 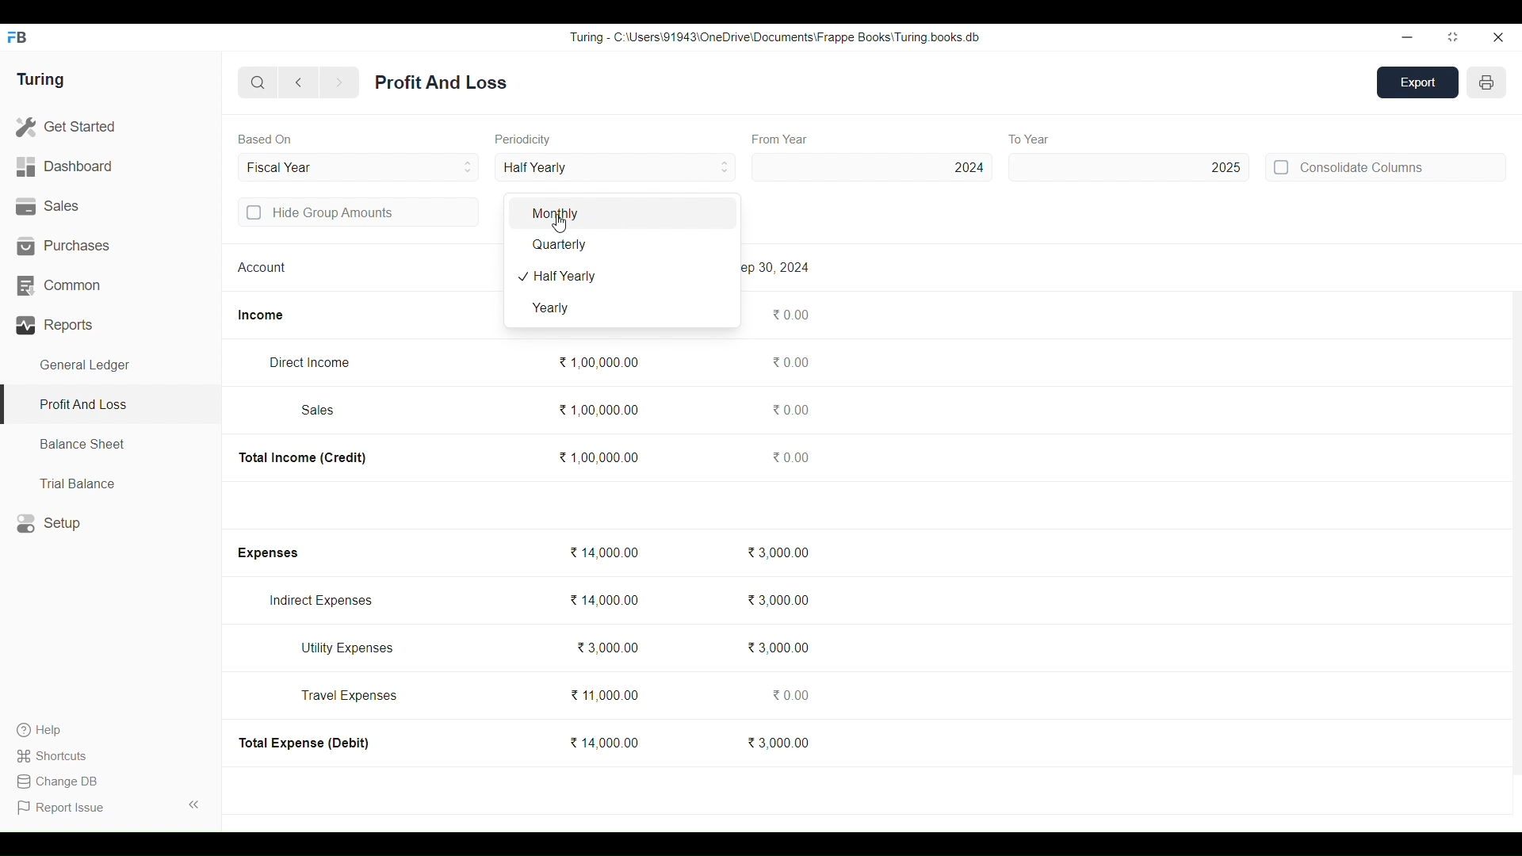 What do you see at coordinates (300, 82) in the screenshot?
I see `Previous` at bounding box center [300, 82].